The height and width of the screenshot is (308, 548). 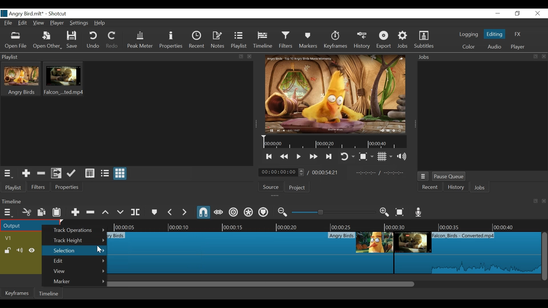 I want to click on Selection, so click(x=74, y=250).